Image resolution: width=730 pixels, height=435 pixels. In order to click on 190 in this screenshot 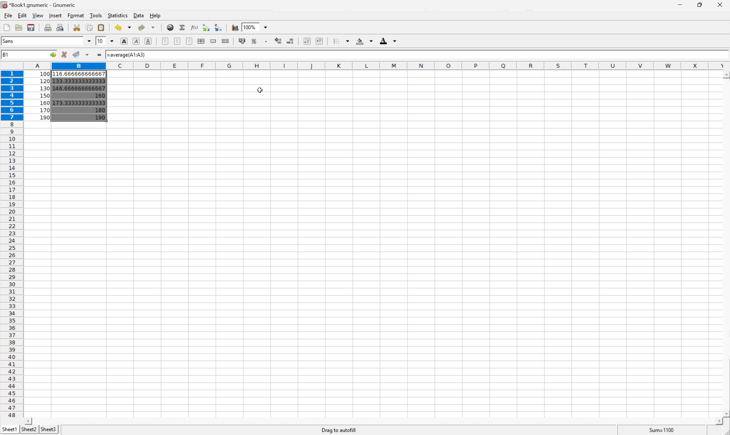, I will do `click(45, 117)`.